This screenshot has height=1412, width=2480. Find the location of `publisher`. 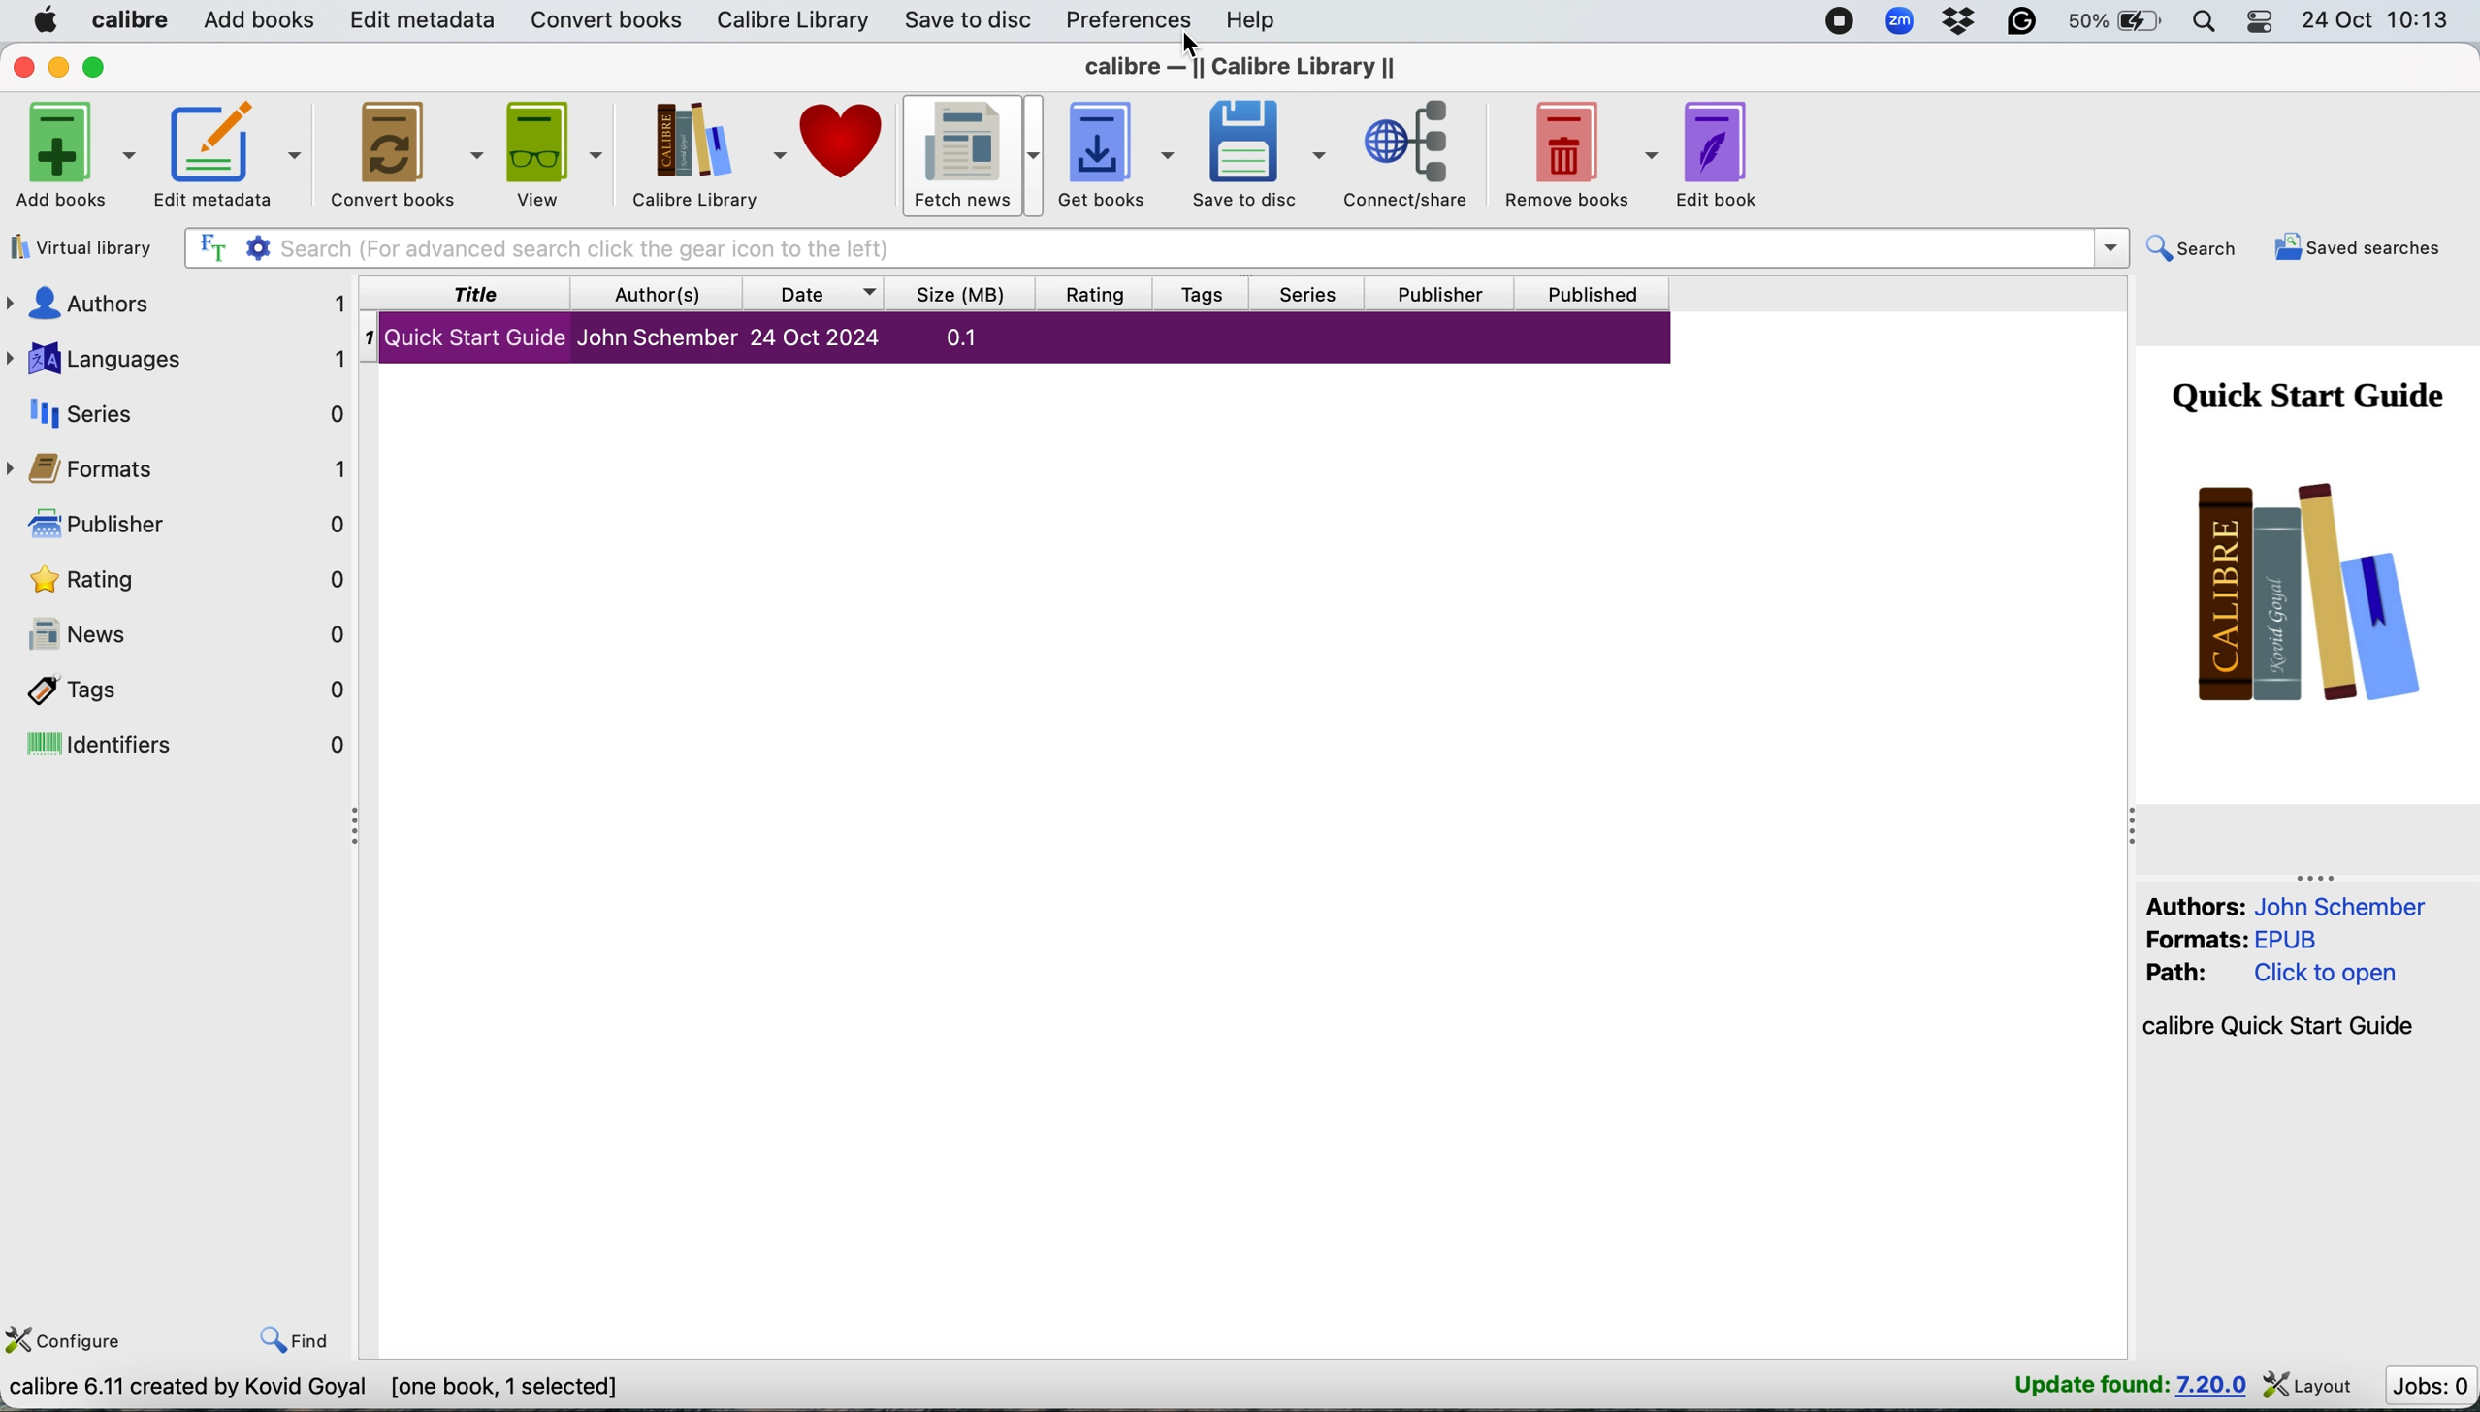

publisher is located at coordinates (184, 525).